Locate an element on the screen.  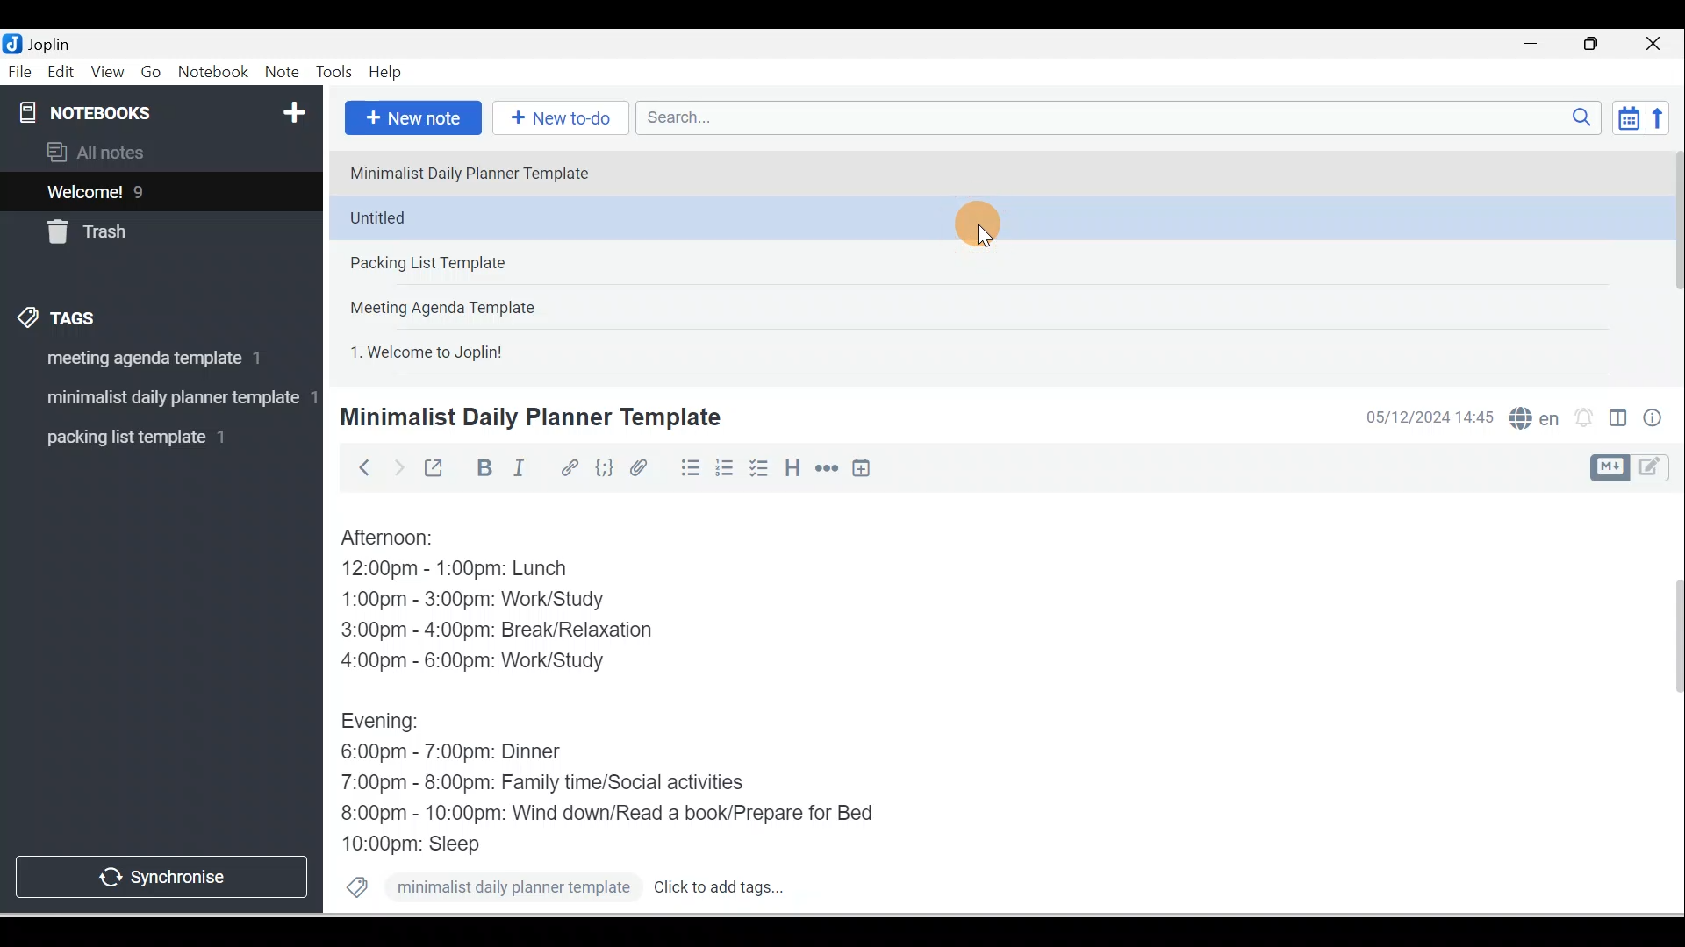
Afternoon: is located at coordinates (399, 538).